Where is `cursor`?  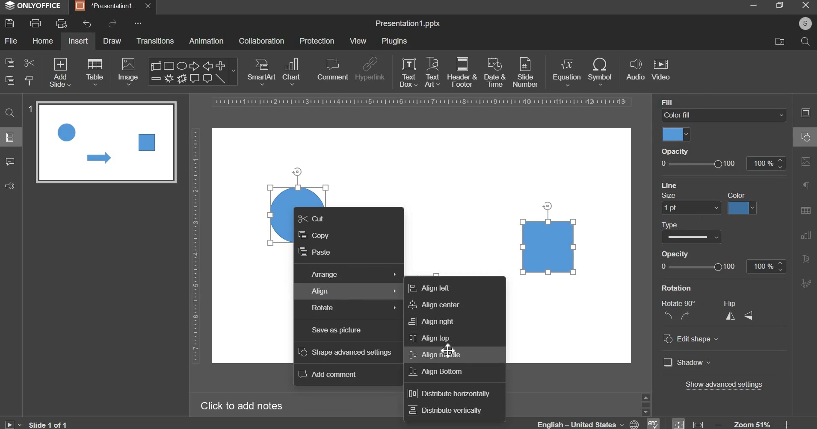 cursor is located at coordinates (299, 173).